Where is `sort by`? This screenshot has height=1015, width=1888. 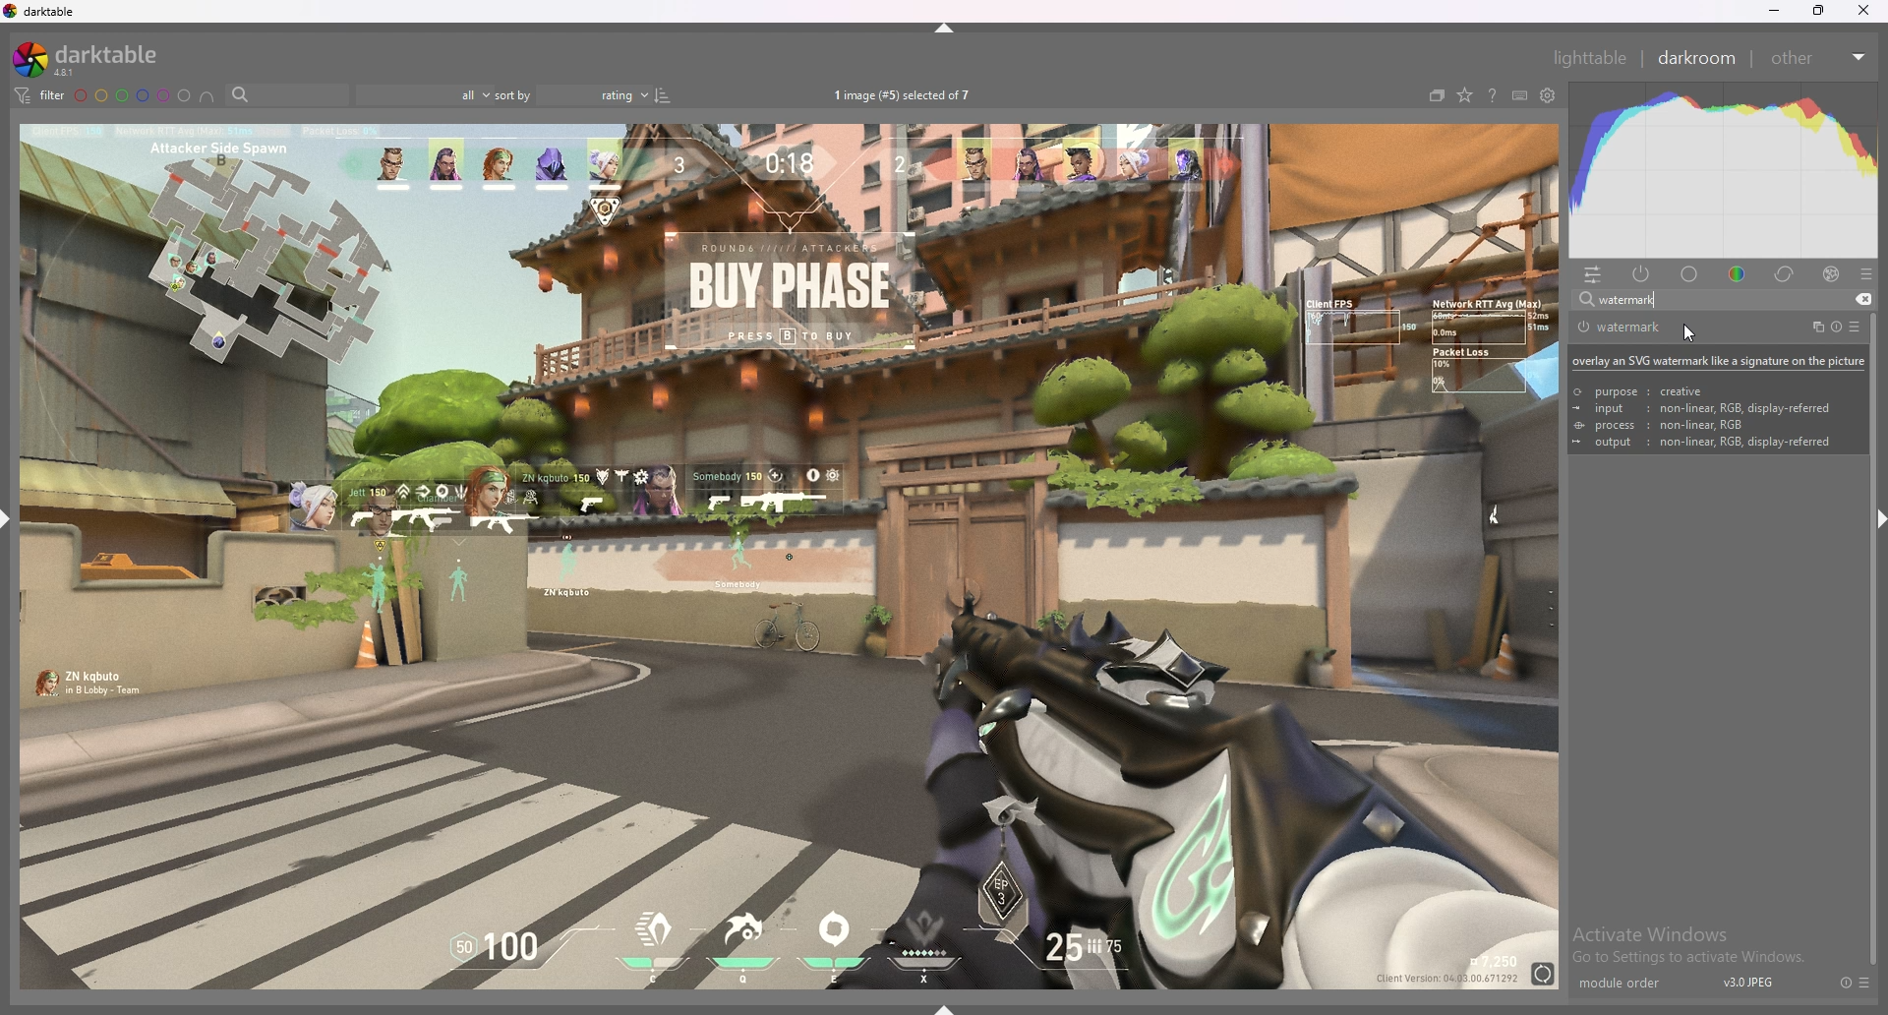
sort by is located at coordinates (573, 95).